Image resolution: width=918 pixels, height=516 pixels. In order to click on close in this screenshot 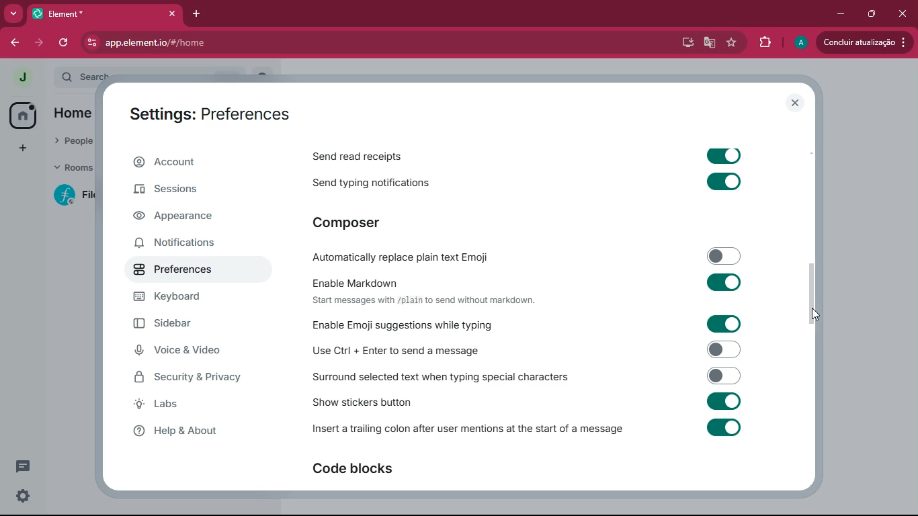, I will do `click(904, 14)`.